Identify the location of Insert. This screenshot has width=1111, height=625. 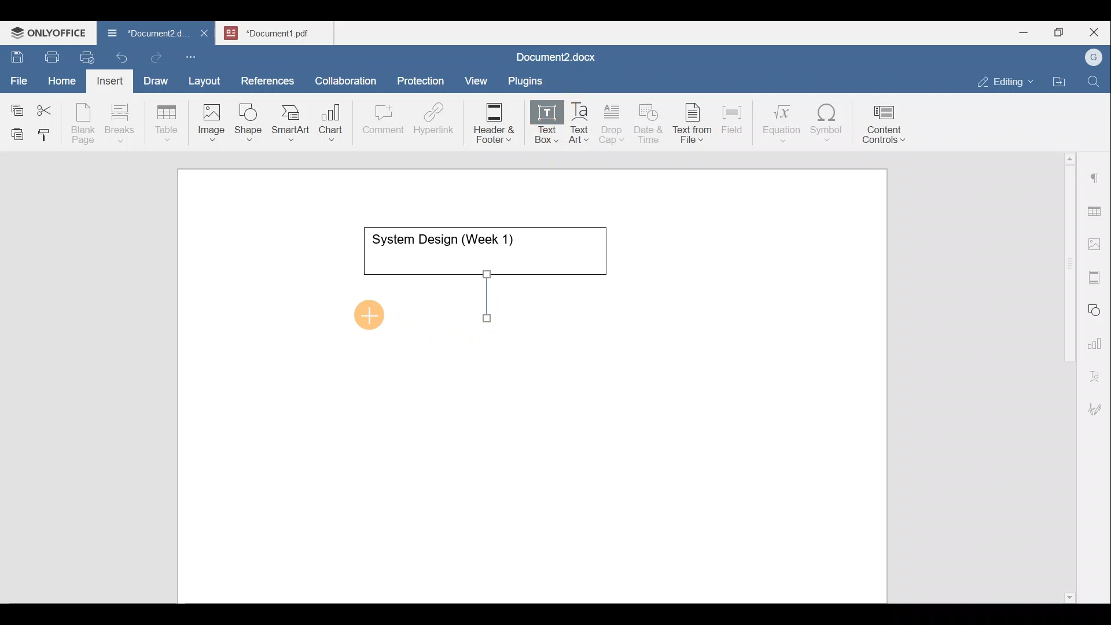
(106, 79).